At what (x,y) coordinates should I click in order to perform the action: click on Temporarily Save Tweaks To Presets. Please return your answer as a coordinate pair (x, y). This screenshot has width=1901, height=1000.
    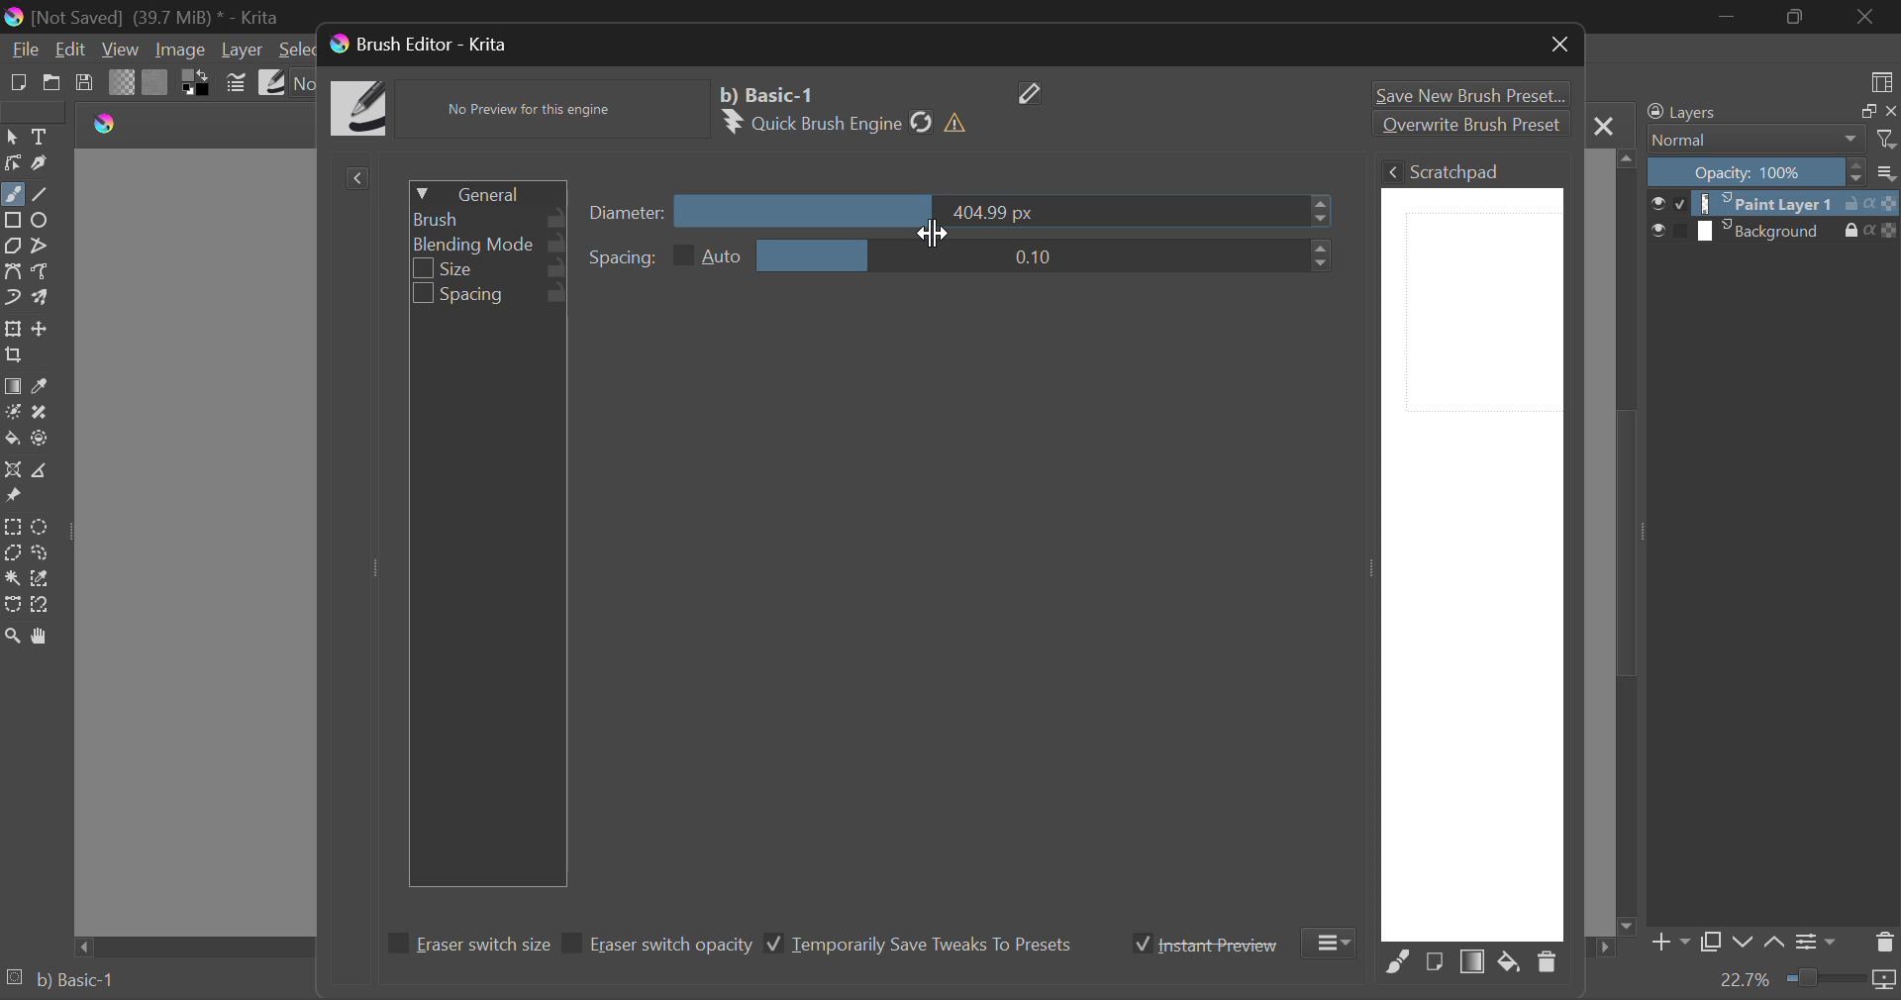
    Looking at the image, I should click on (919, 945).